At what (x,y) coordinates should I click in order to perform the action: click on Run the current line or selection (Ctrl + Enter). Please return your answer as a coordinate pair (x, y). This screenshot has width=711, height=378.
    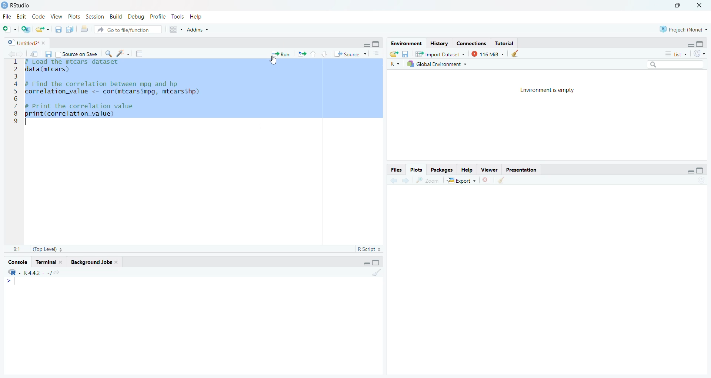
    Looking at the image, I should click on (281, 53).